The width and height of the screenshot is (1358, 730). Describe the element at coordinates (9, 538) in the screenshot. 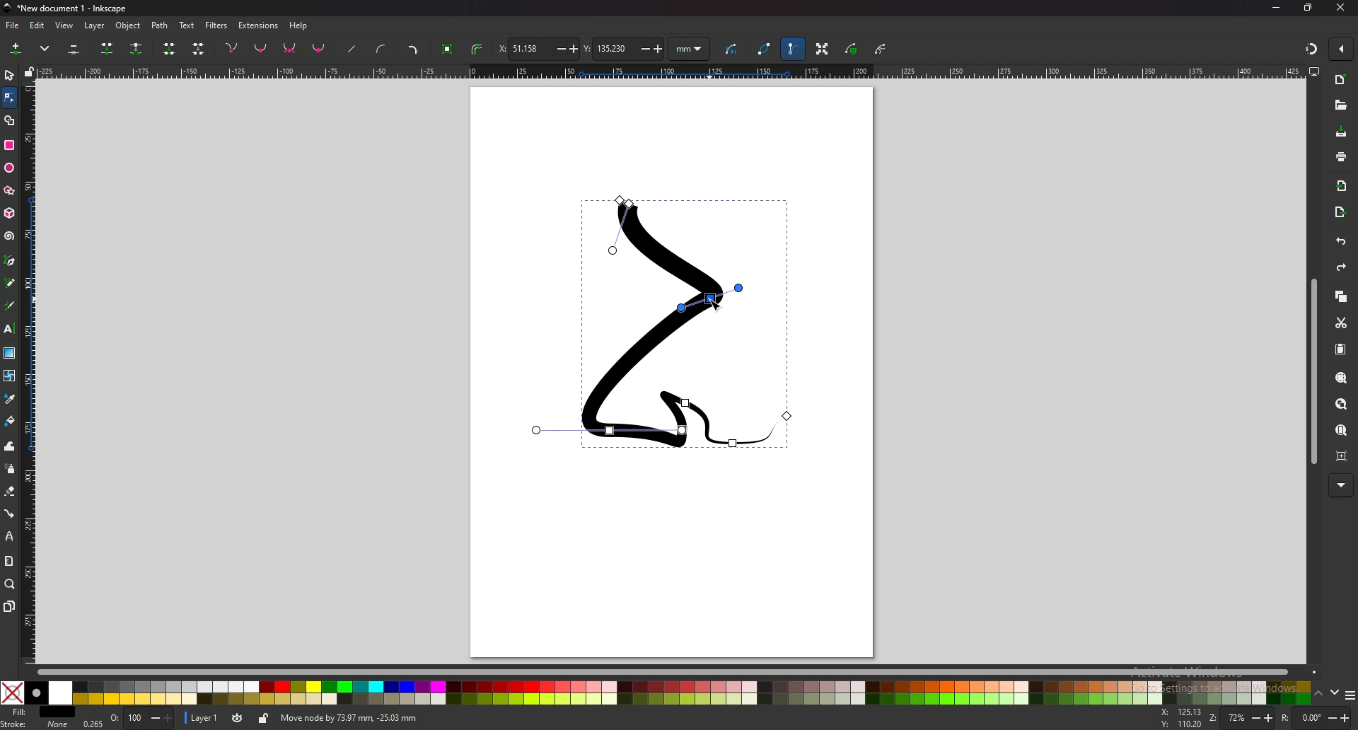

I see `lpe` at that location.